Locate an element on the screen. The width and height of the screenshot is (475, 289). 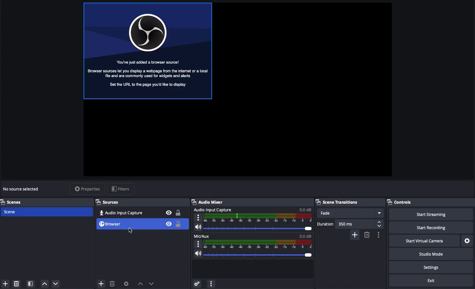
Settings is located at coordinates (467, 241).